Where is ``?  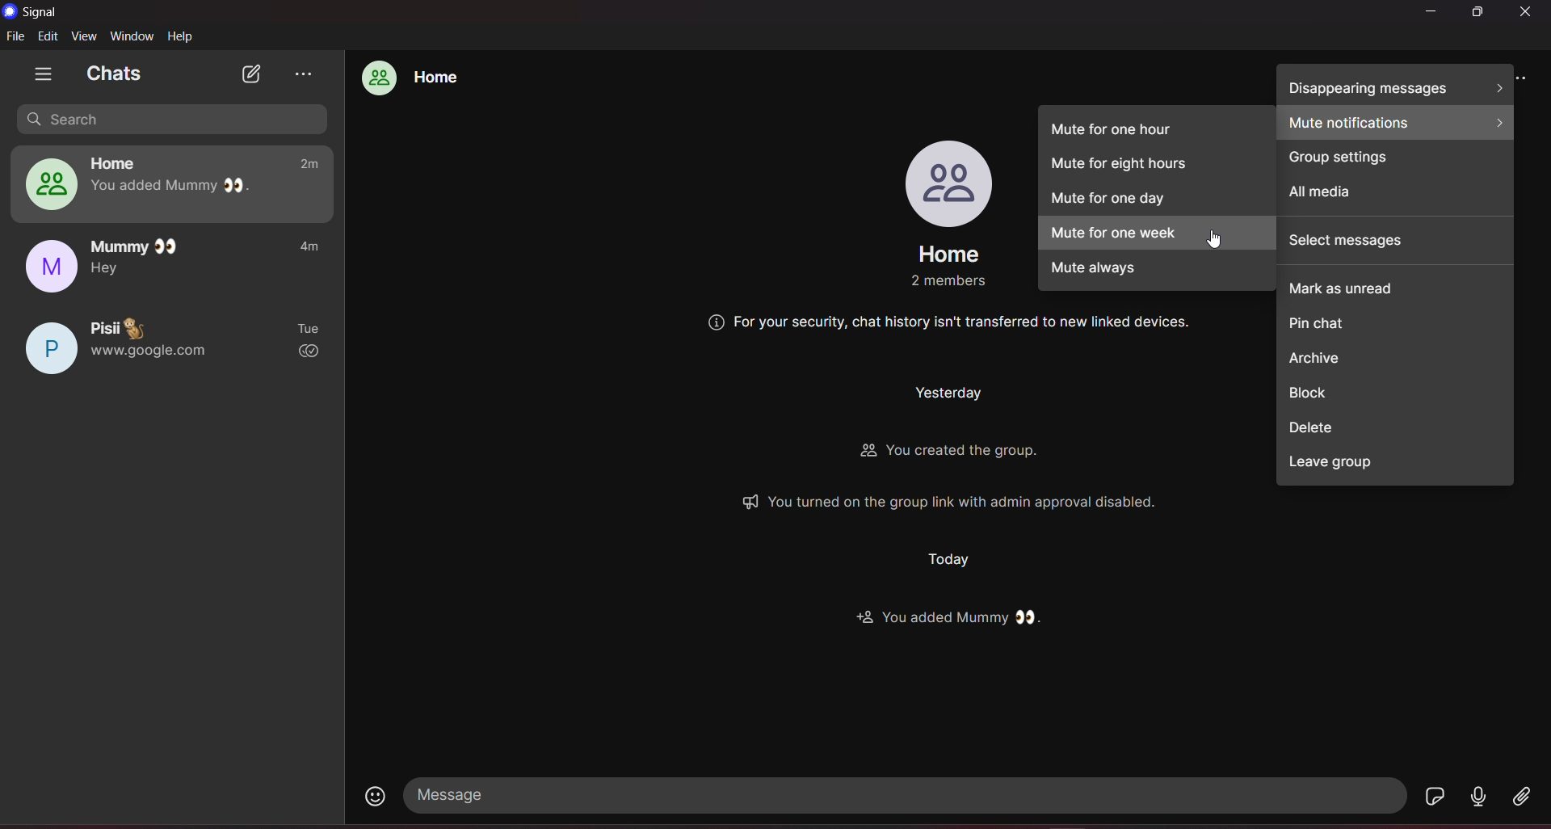  is located at coordinates (975, 326).